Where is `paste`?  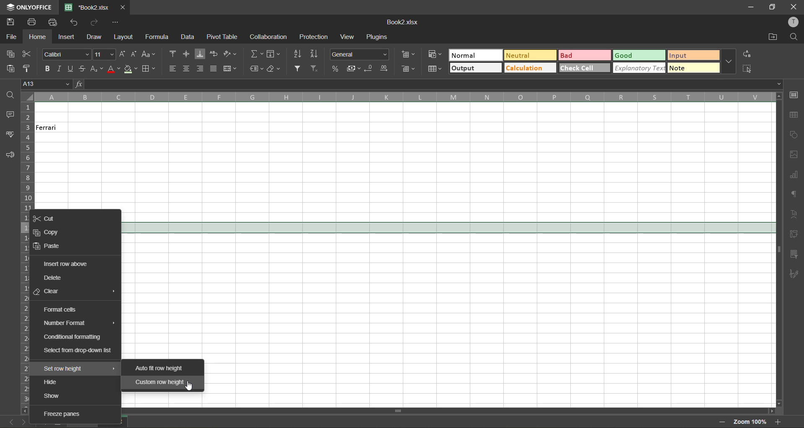 paste is located at coordinates (49, 246).